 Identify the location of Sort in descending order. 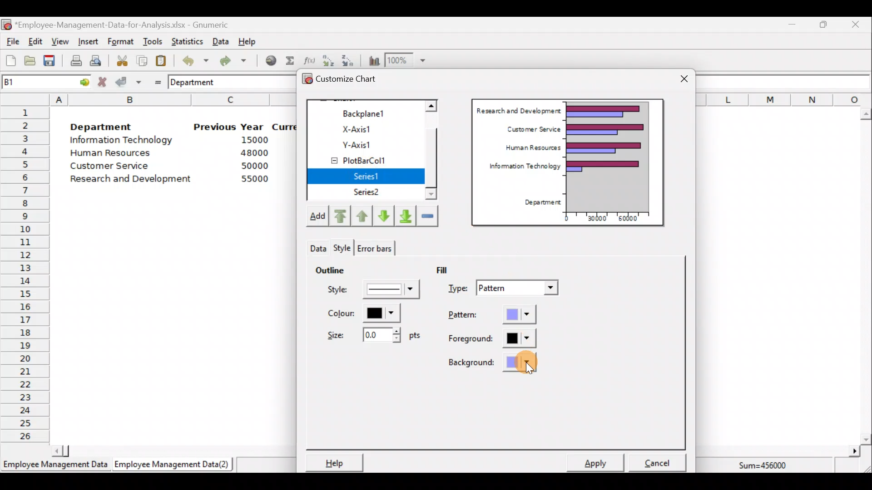
(348, 60).